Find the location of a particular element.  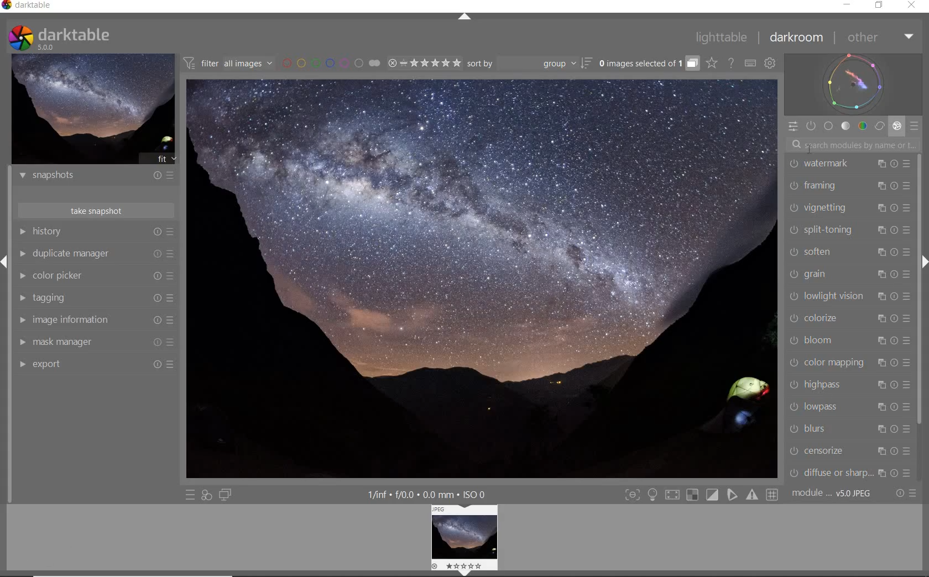

presets is located at coordinates (909, 162).